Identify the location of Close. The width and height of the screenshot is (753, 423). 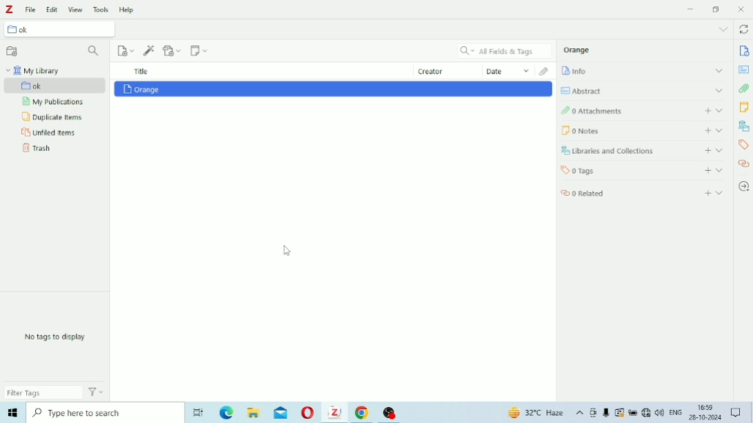
(741, 9).